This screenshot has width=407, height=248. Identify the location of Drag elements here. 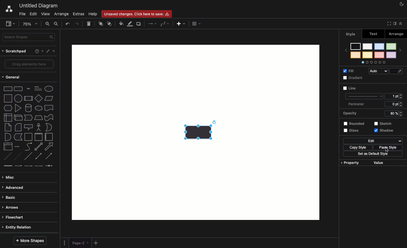
(30, 64).